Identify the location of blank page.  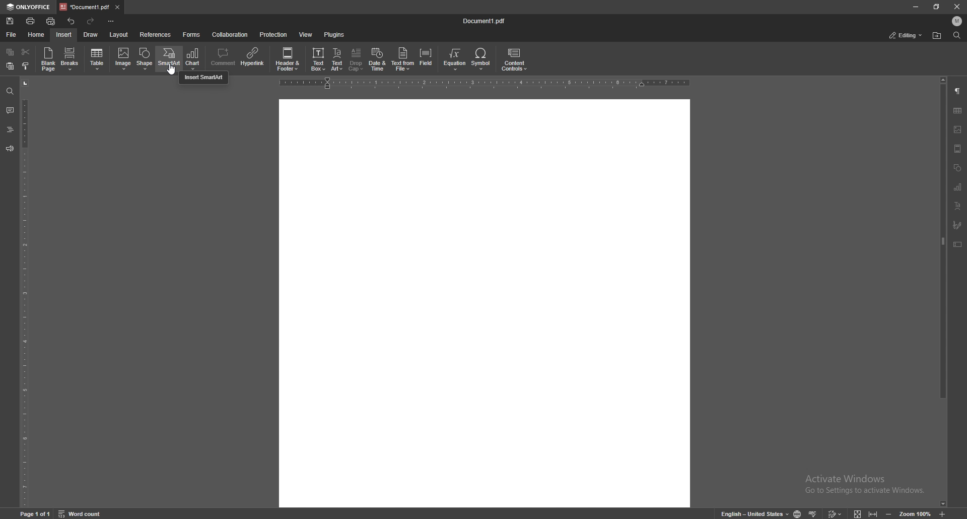
(48, 59).